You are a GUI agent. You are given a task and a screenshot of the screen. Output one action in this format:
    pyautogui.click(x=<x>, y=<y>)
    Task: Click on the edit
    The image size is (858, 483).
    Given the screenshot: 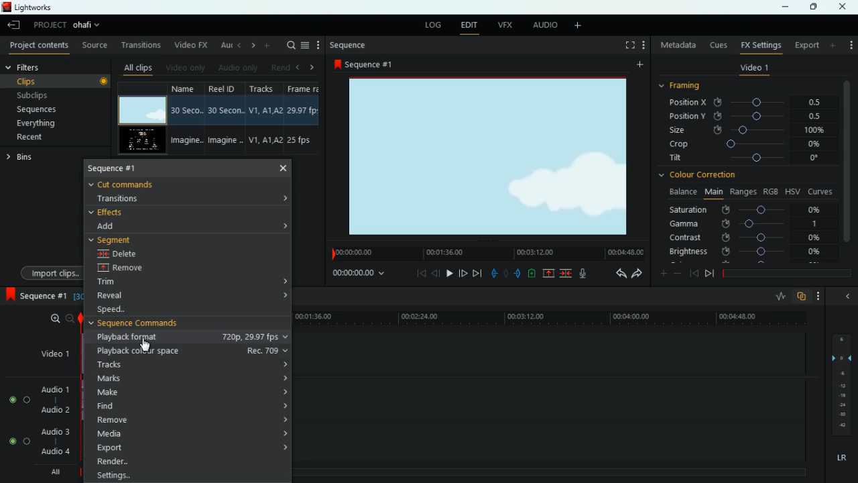 What is the action you would take?
    pyautogui.click(x=469, y=25)
    